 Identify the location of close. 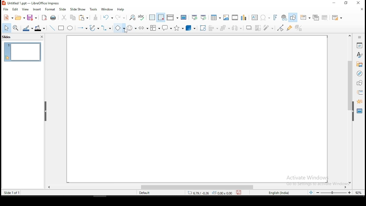
(361, 2).